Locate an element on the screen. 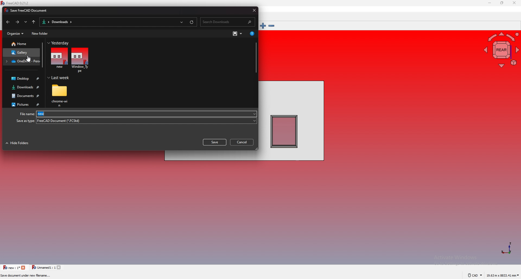  axis is located at coordinates (507, 248).